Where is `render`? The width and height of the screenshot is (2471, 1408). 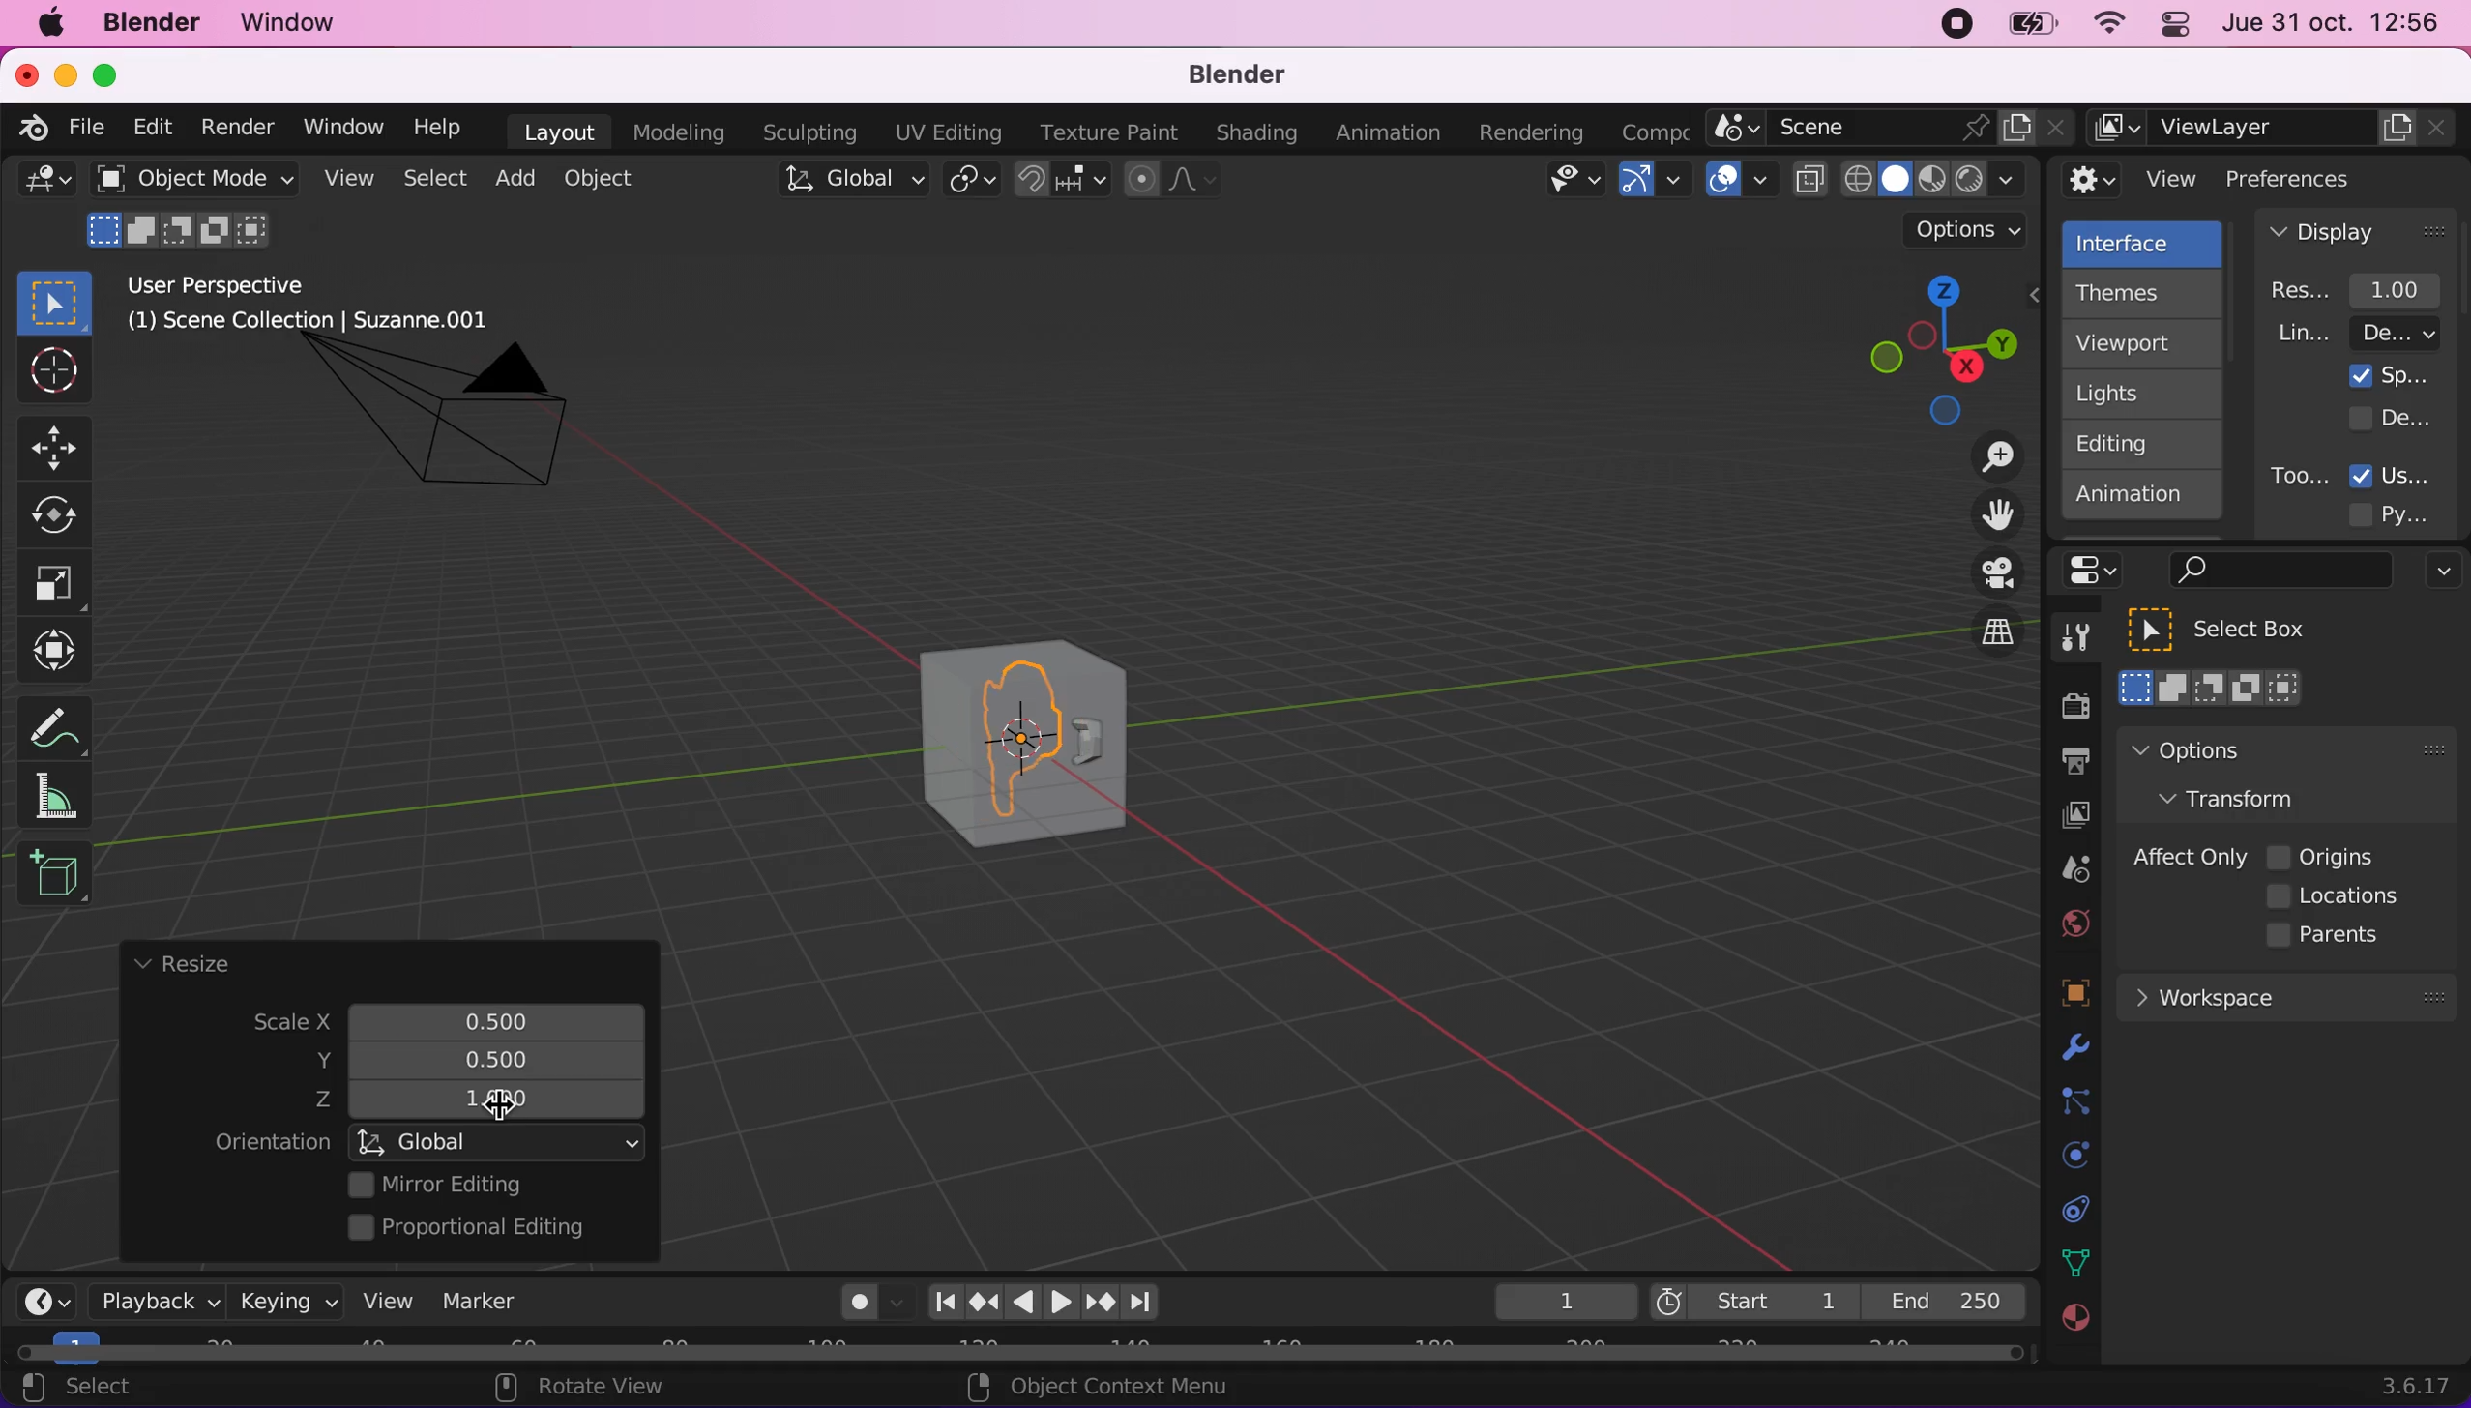
render is located at coordinates (236, 129).